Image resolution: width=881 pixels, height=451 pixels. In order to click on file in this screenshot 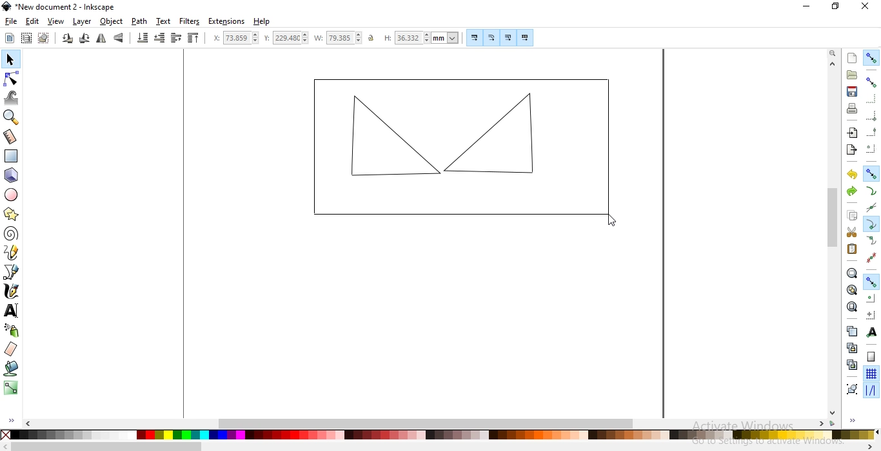, I will do `click(11, 22)`.